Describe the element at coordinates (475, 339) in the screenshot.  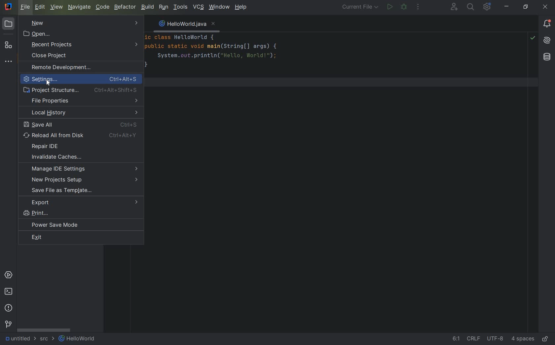
I see `line separator` at that location.